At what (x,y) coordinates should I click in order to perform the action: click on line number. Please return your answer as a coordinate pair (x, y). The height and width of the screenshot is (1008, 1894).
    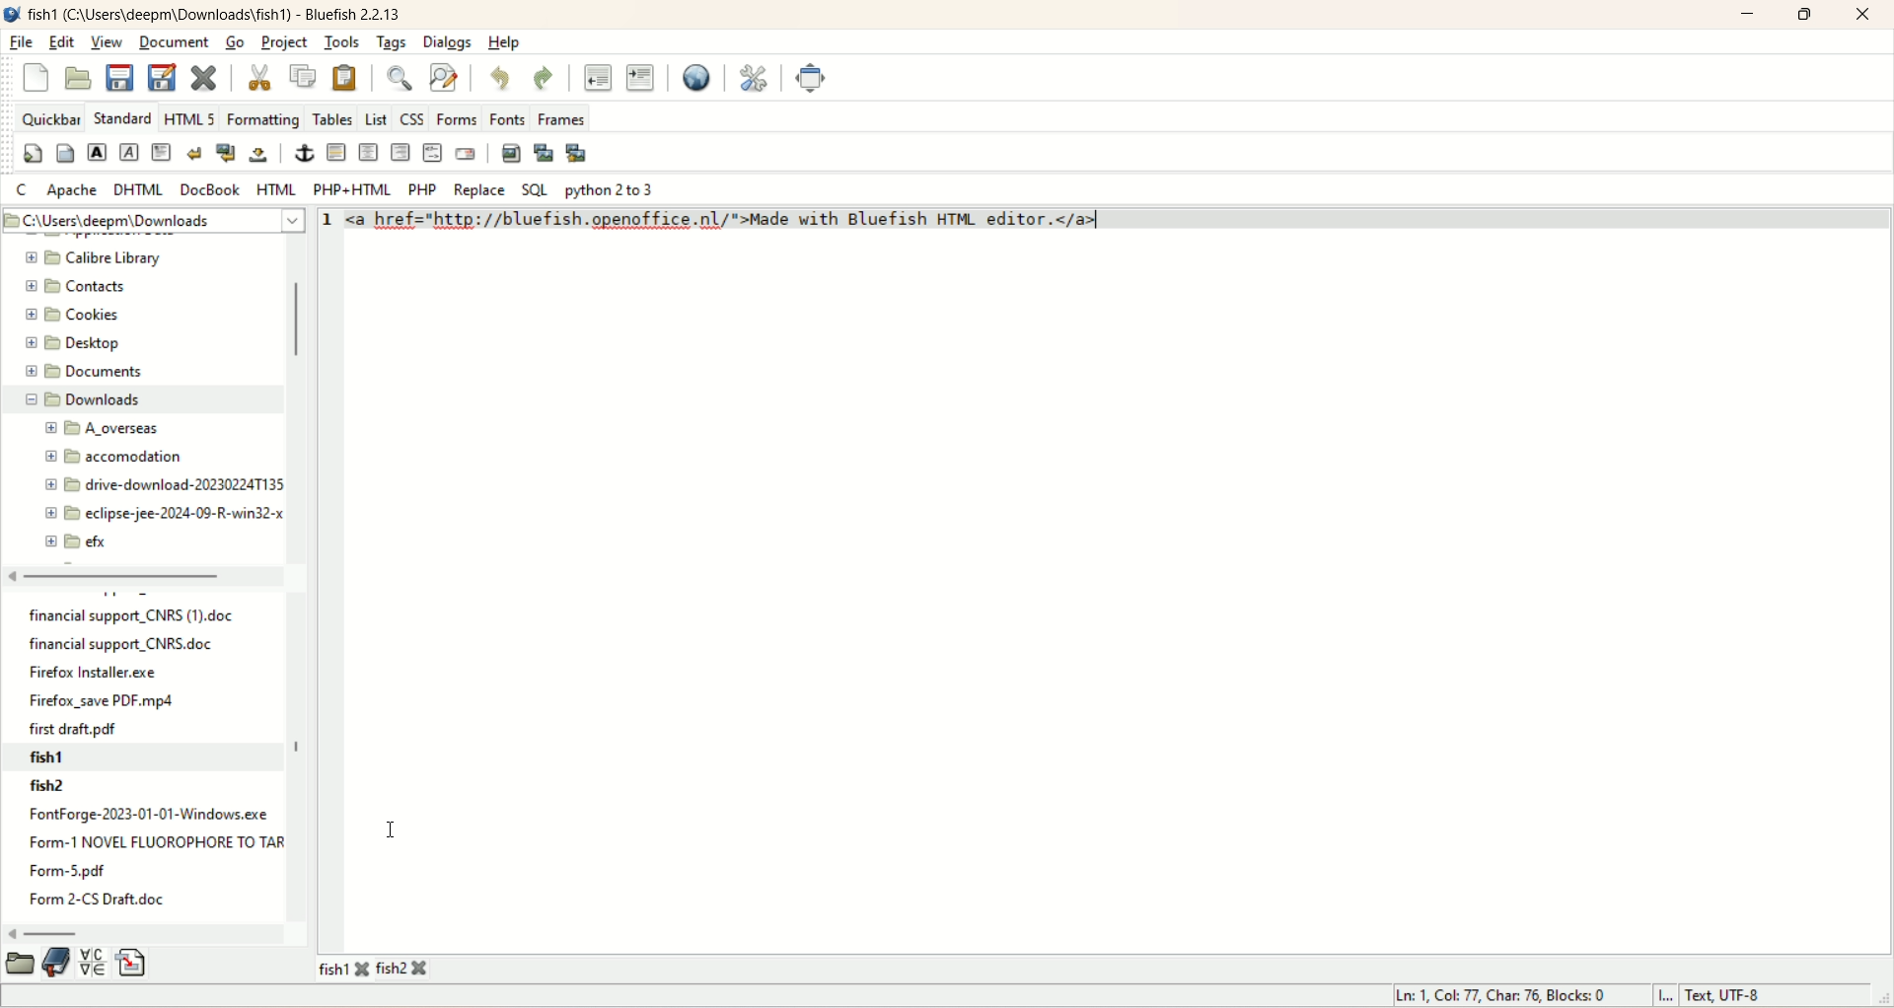
    Looking at the image, I should click on (327, 220).